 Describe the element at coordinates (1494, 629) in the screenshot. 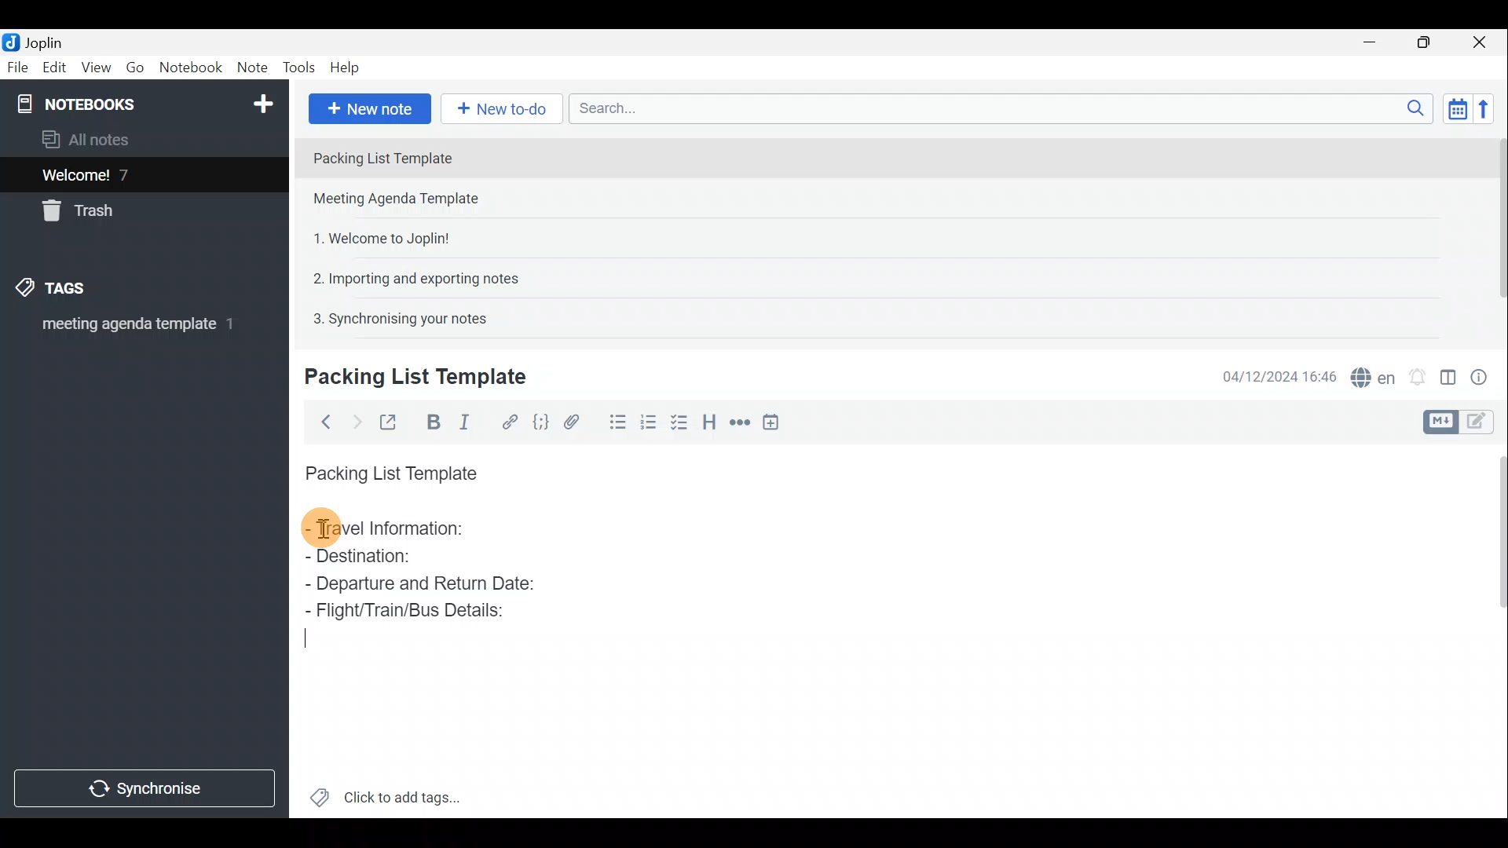

I see `Scroll bar` at that location.